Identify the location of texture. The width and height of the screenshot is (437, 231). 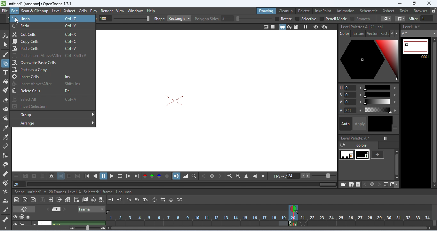
(359, 34).